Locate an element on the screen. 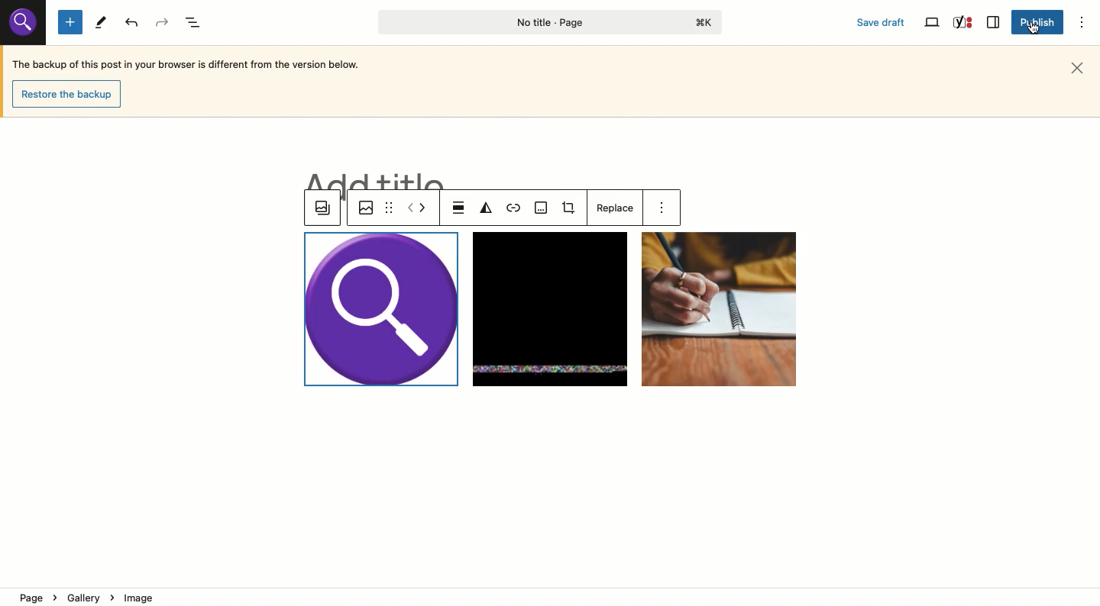 Image resolution: width=1100 pixels, height=606 pixels. Gallery is located at coordinates (323, 209).